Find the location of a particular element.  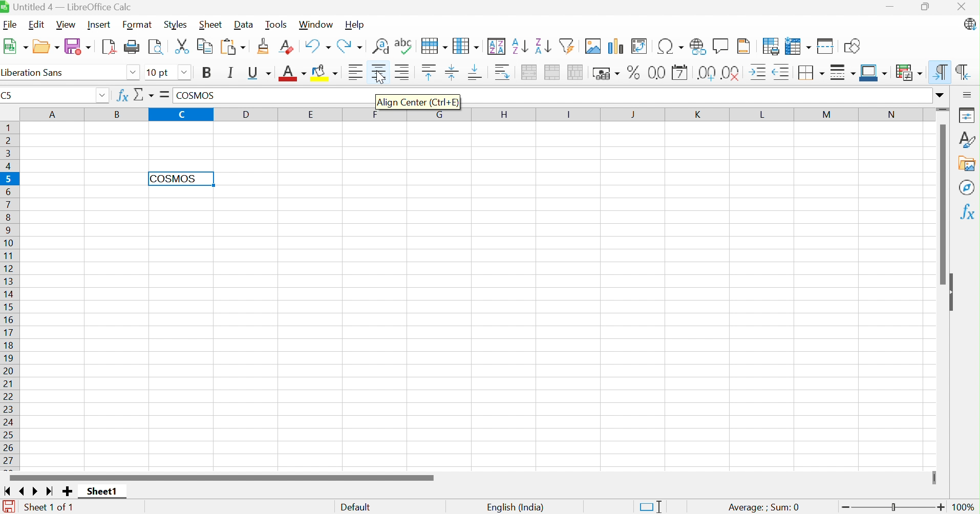

Edit is located at coordinates (37, 25).